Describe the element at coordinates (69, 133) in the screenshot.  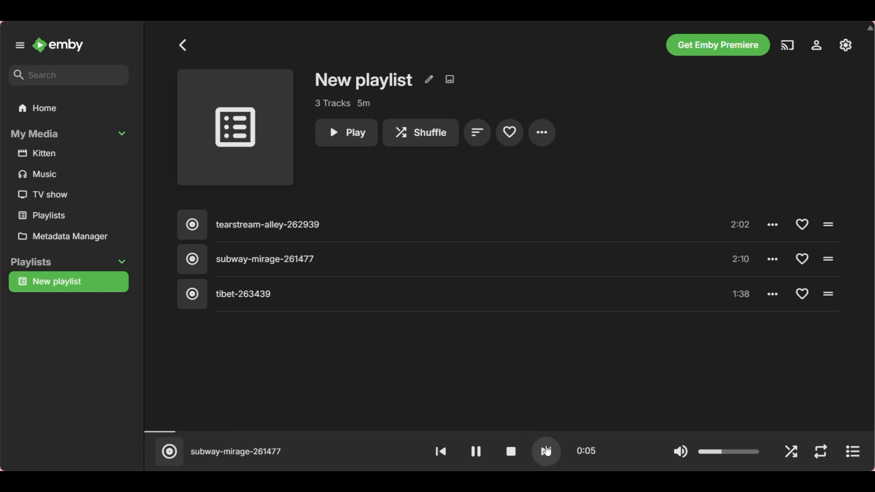
I see `Collapse My Media` at that location.